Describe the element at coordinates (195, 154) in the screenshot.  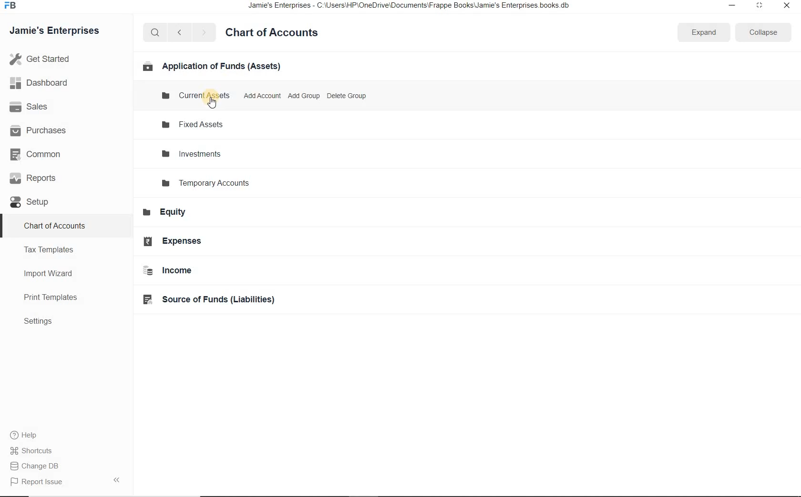
I see `BW Investments` at that location.